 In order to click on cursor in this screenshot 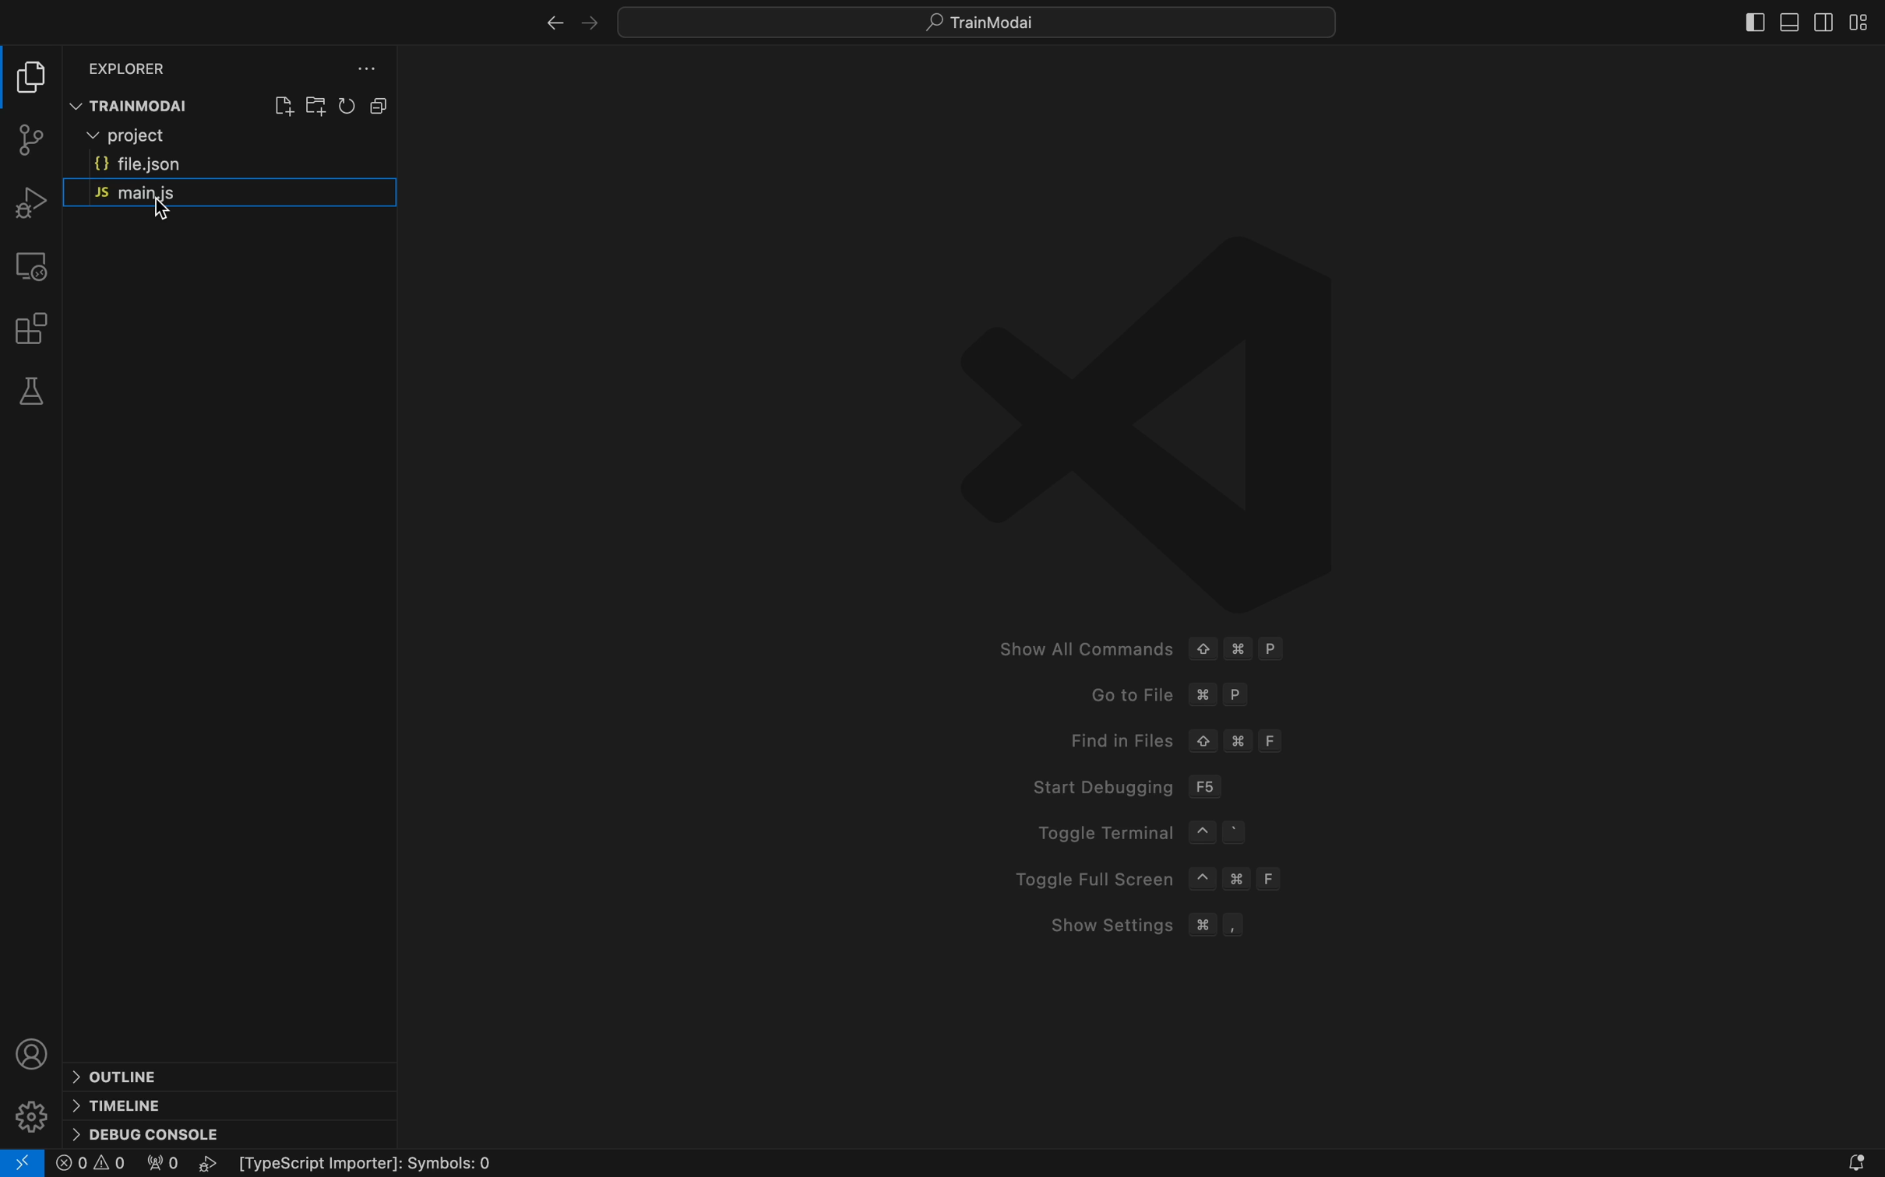, I will do `click(160, 208)`.